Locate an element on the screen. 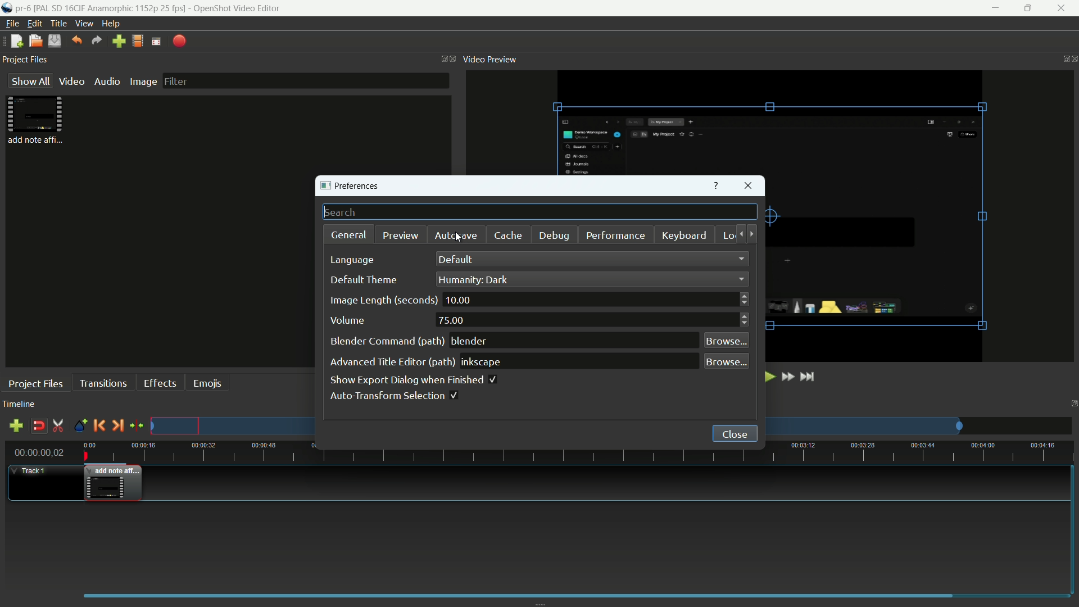  enable razor is located at coordinates (57, 425).